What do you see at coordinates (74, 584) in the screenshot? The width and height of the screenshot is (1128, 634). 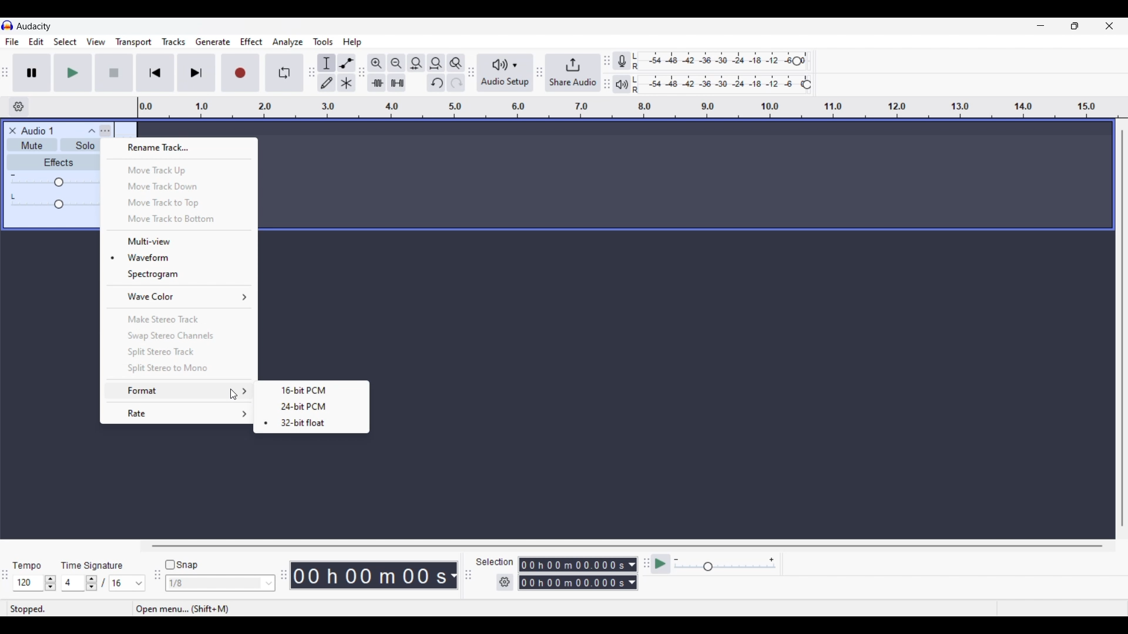 I see `Selected time signature` at bounding box center [74, 584].